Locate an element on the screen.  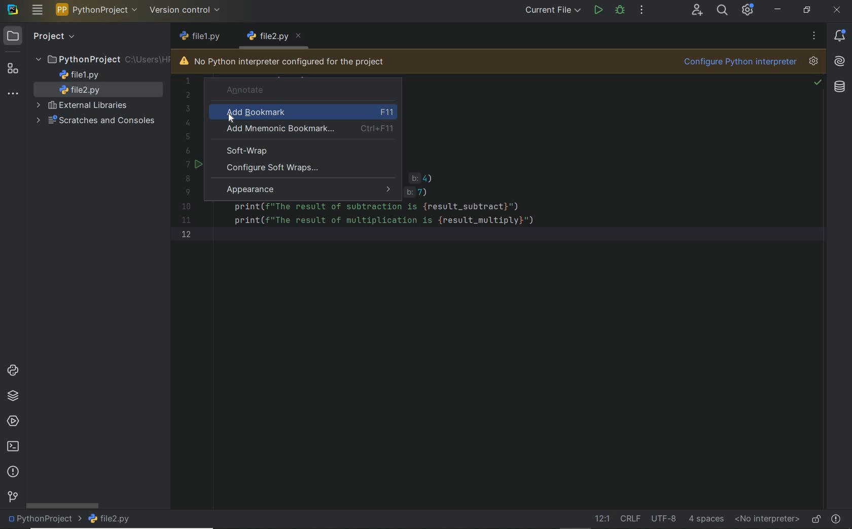
debug is located at coordinates (620, 12).